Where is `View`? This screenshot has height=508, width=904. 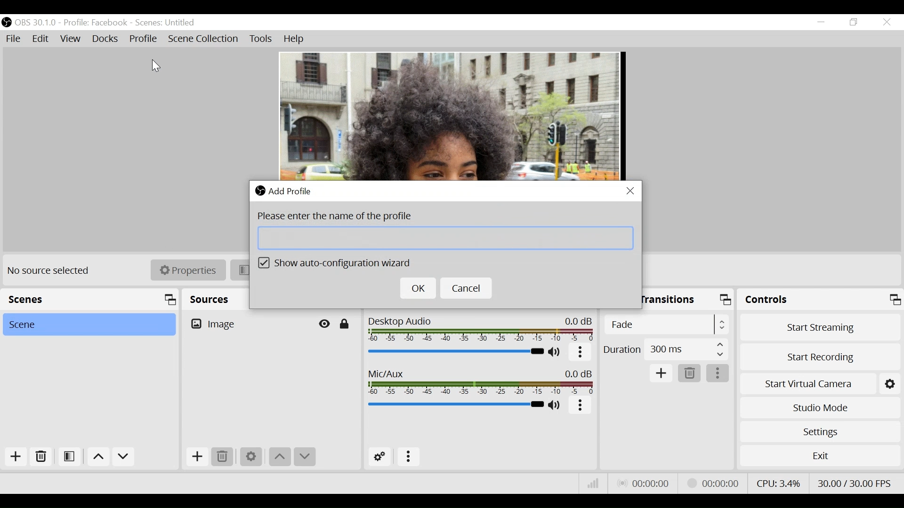 View is located at coordinates (72, 39).